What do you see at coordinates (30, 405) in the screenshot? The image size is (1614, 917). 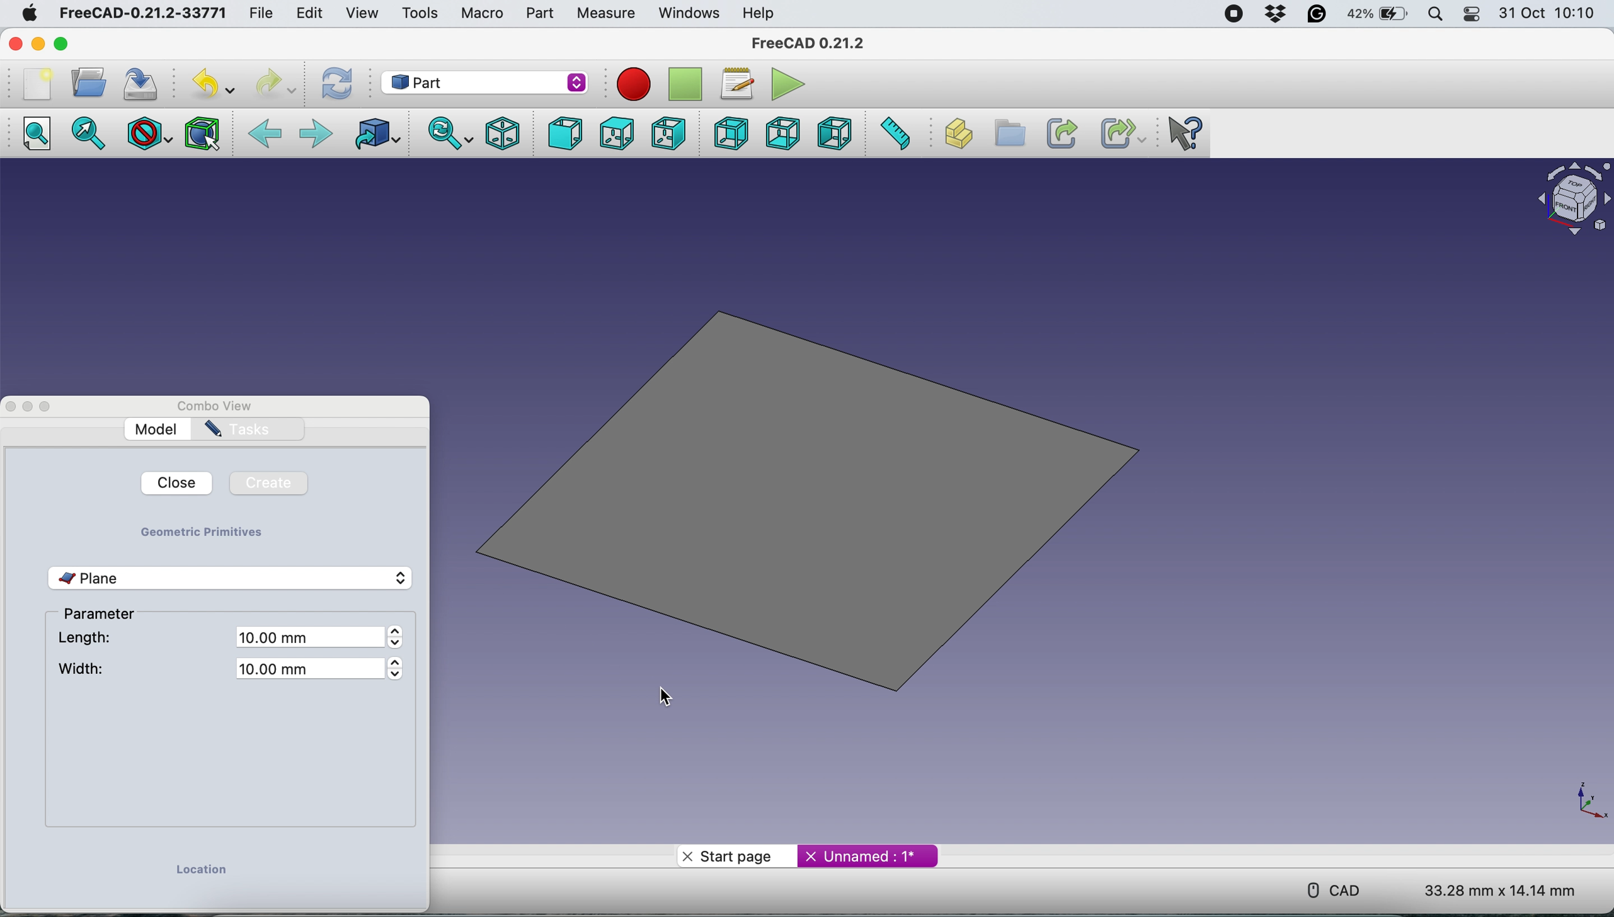 I see `Minimize` at bounding box center [30, 405].